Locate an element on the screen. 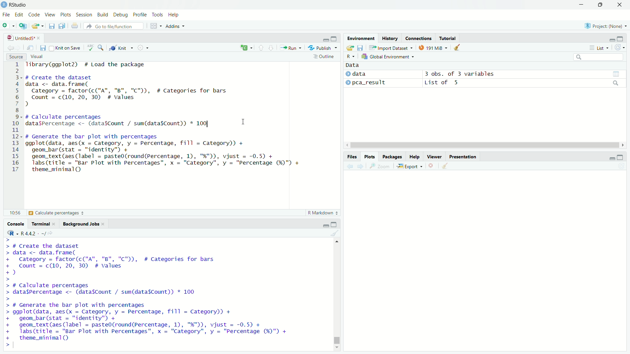 This screenshot has width=630, height=354. global environment is located at coordinates (388, 56).